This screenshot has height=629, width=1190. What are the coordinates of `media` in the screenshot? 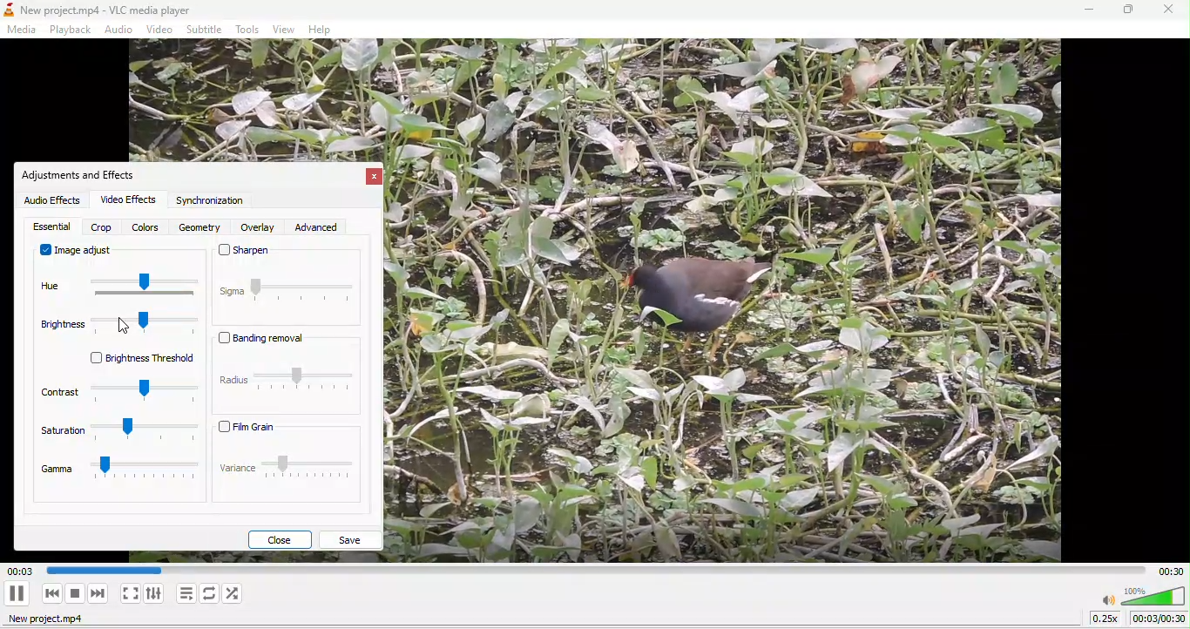 It's located at (24, 30).